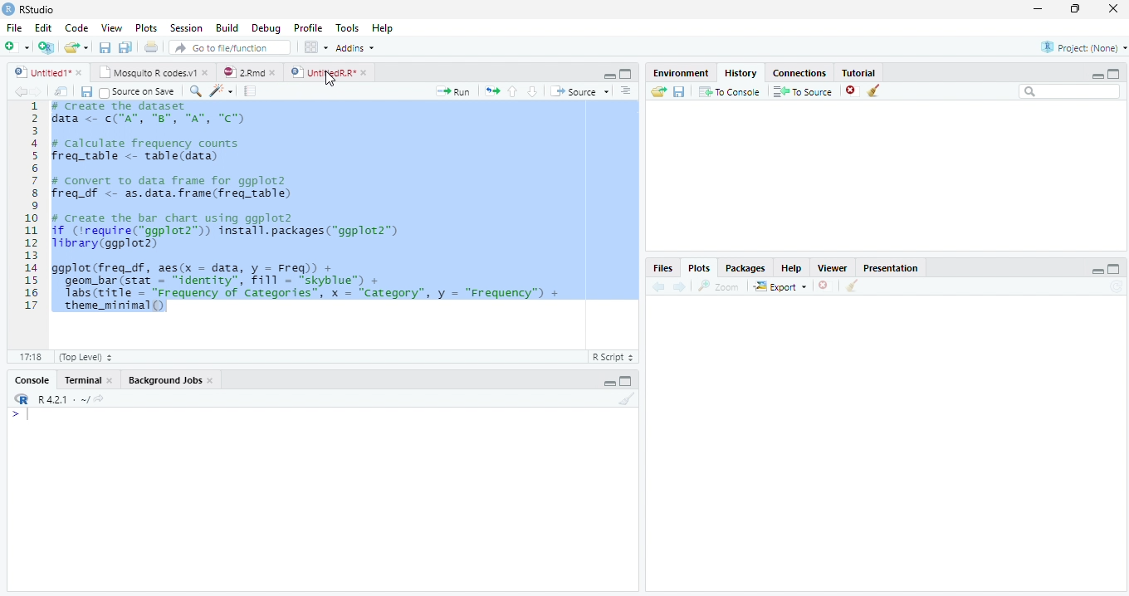 This screenshot has width=1129, height=596. I want to click on Print, so click(151, 48).